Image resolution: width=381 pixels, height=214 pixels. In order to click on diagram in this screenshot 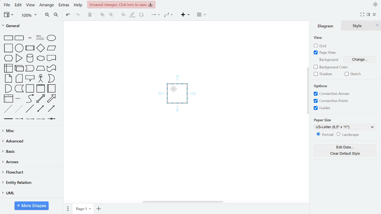, I will do `click(326, 27)`.